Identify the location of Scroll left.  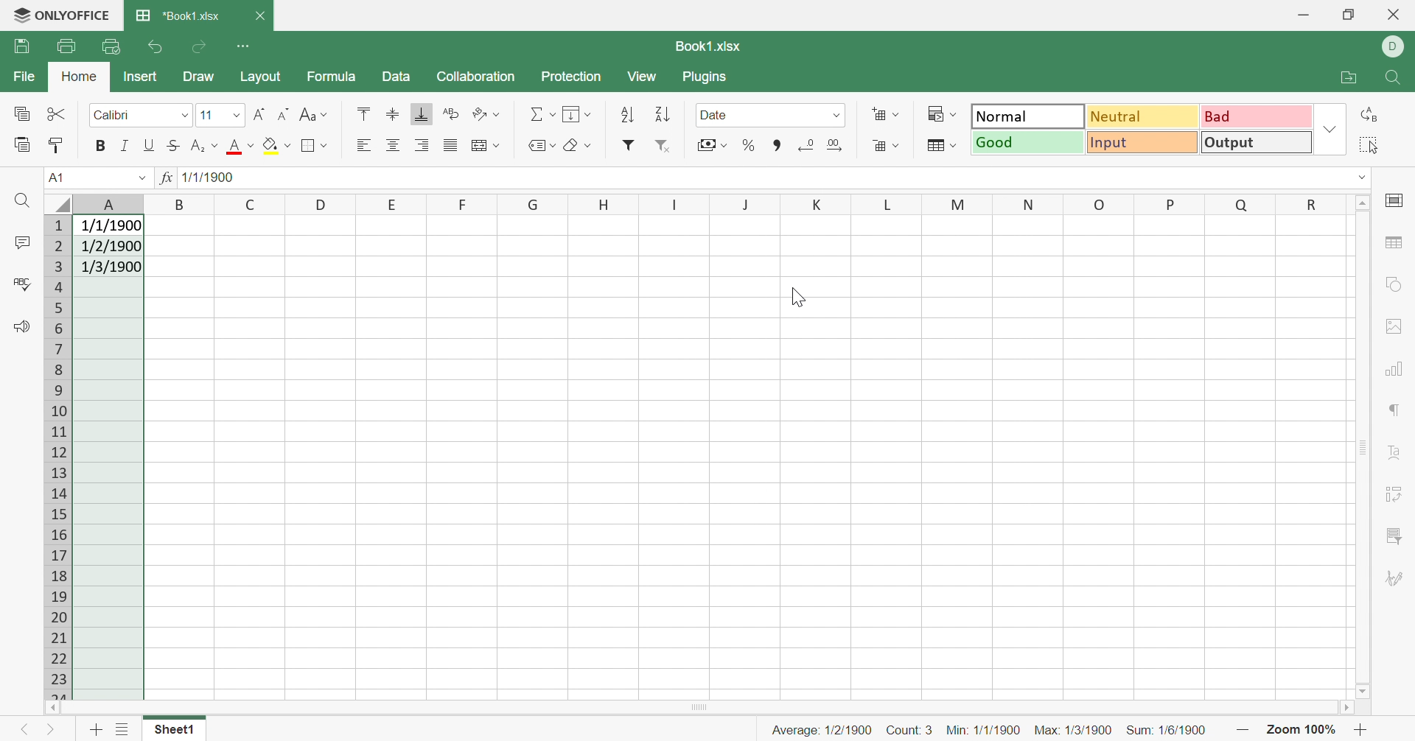
(52, 708).